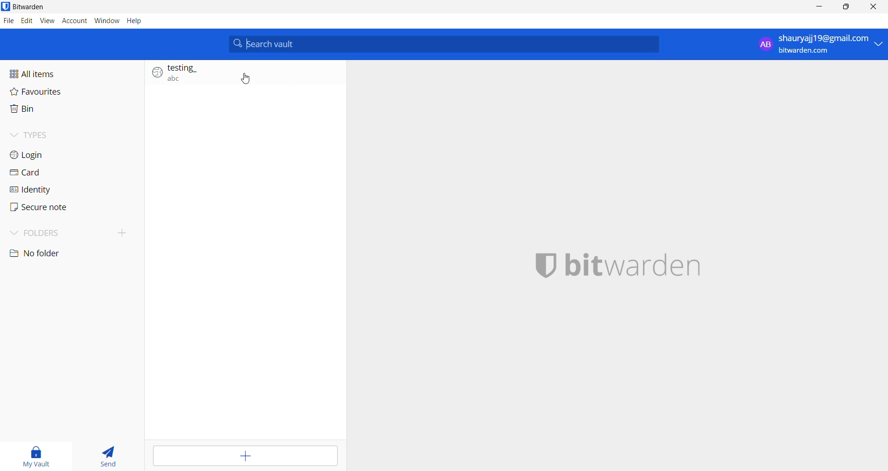  What do you see at coordinates (642, 268) in the screenshot?
I see `Application name` at bounding box center [642, 268].